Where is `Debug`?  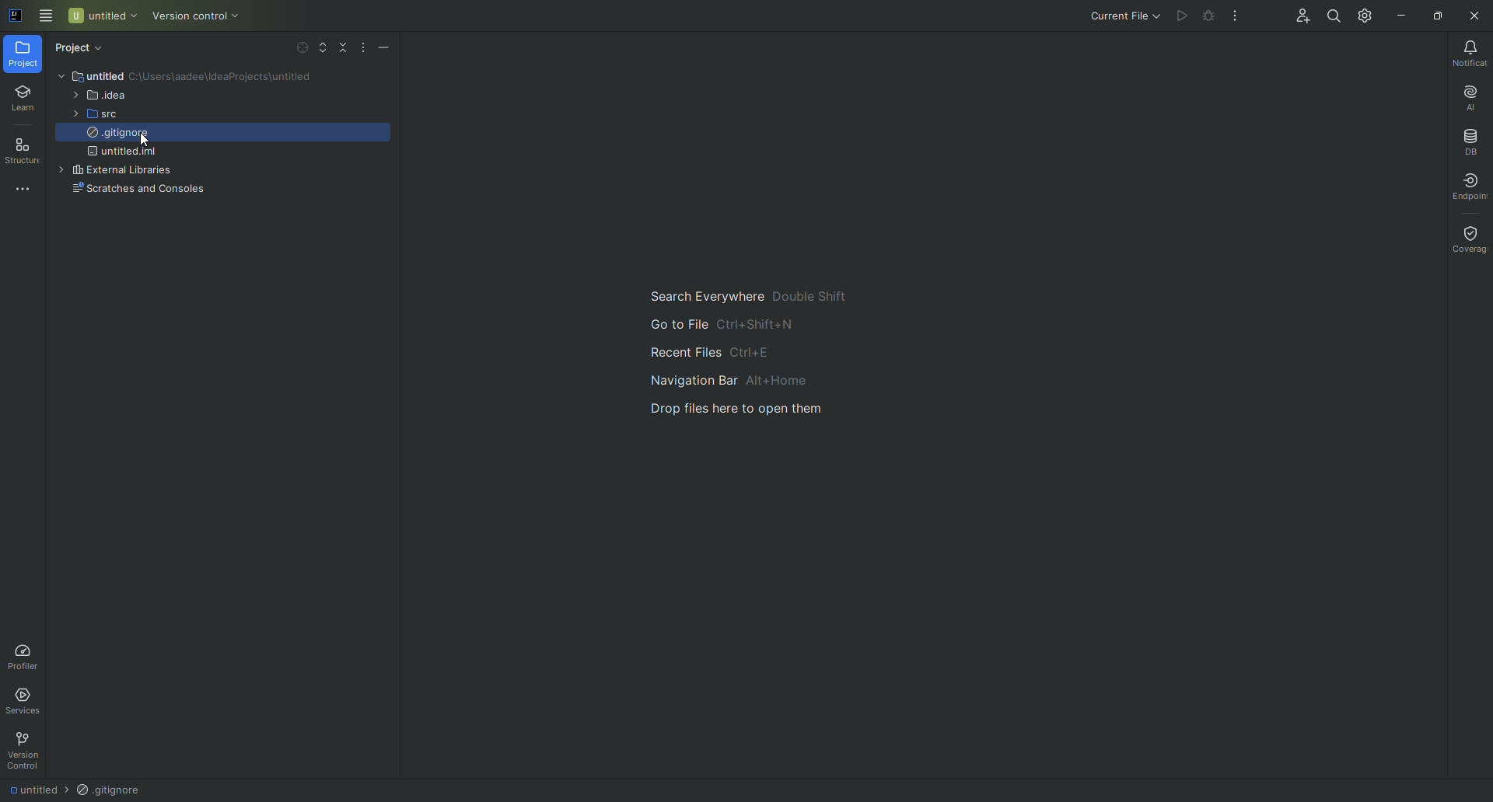 Debug is located at coordinates (1208, 17).